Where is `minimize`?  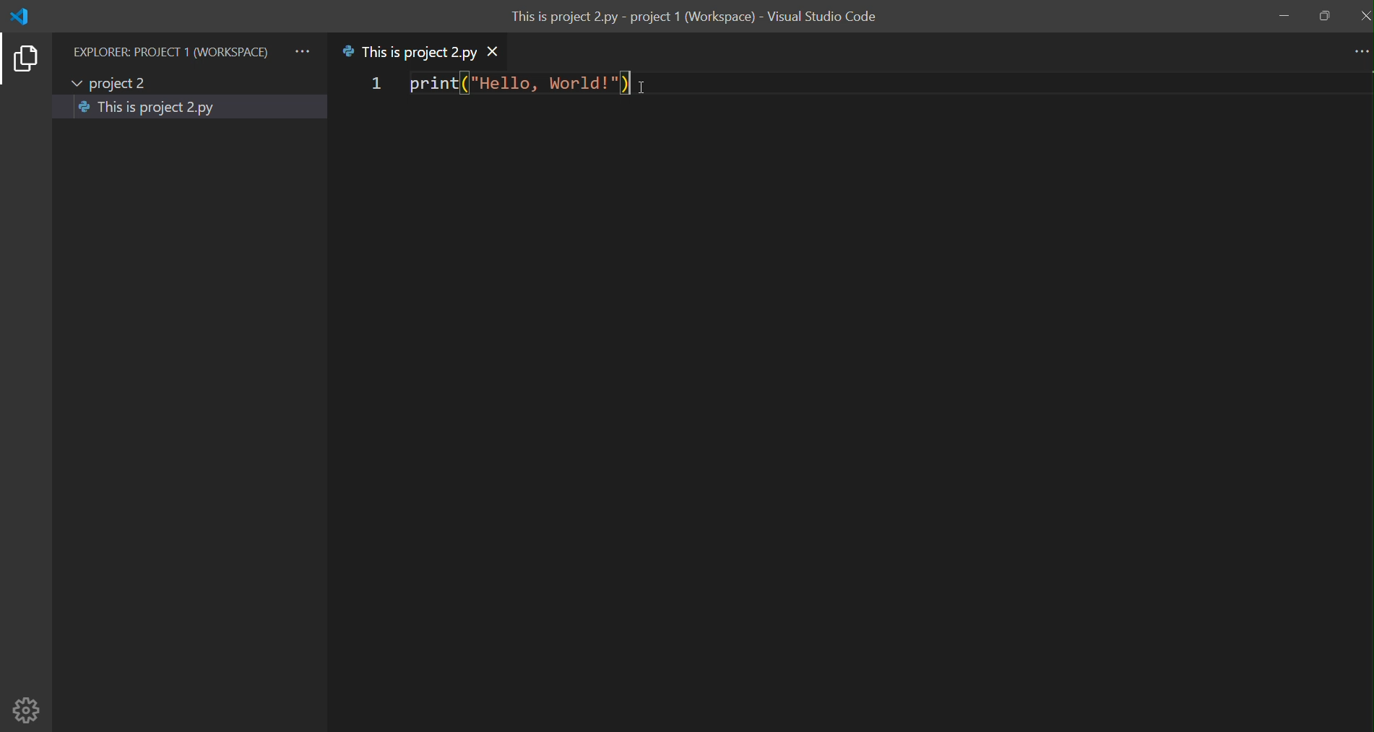 minimize is located at coordinates (1284, 17).